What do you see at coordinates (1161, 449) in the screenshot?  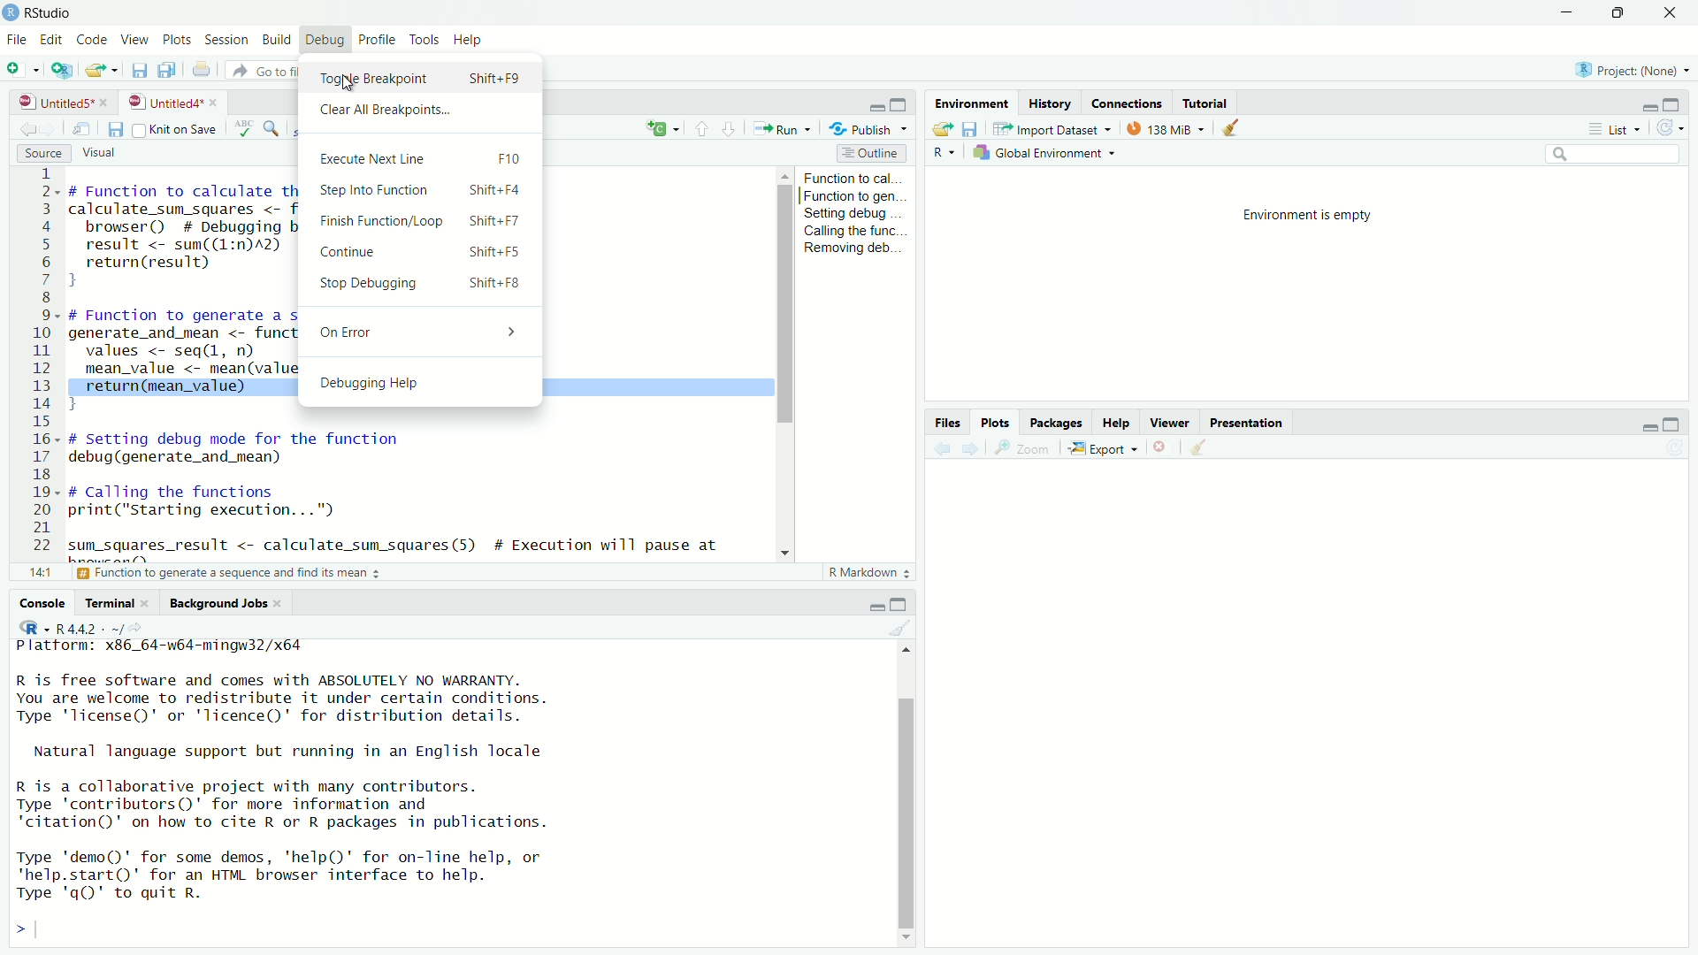 I see `remove the current plot` at bounding box center [1161, 449].